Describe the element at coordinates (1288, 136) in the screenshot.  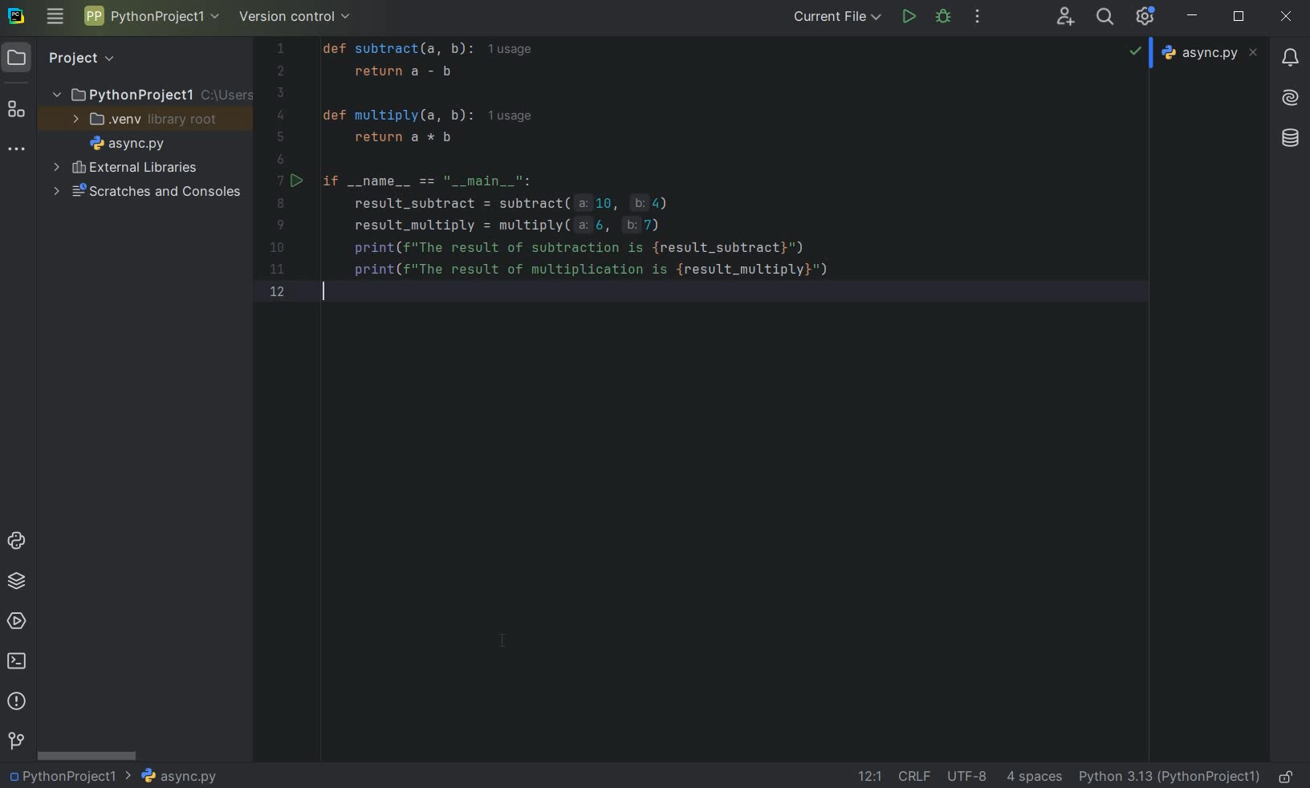
I see `database` at that location.